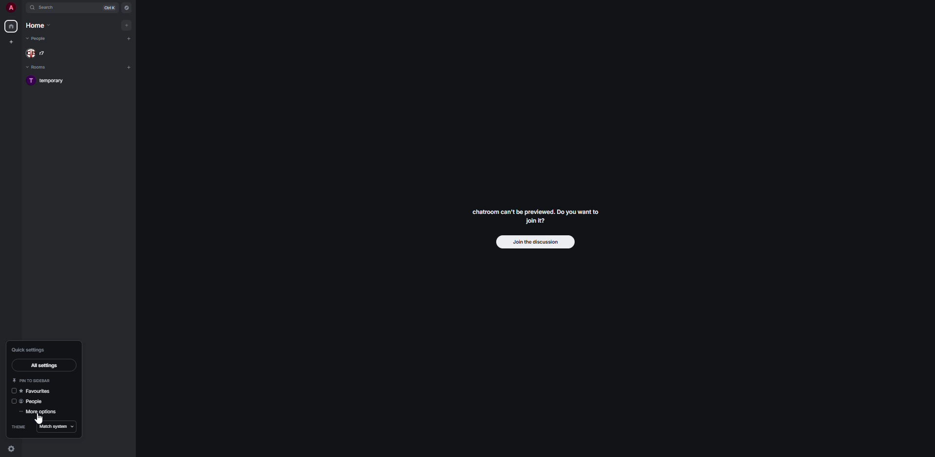  Describe the element at coordinates (34, 391) in the screenshot. I see `favorites` at that location.